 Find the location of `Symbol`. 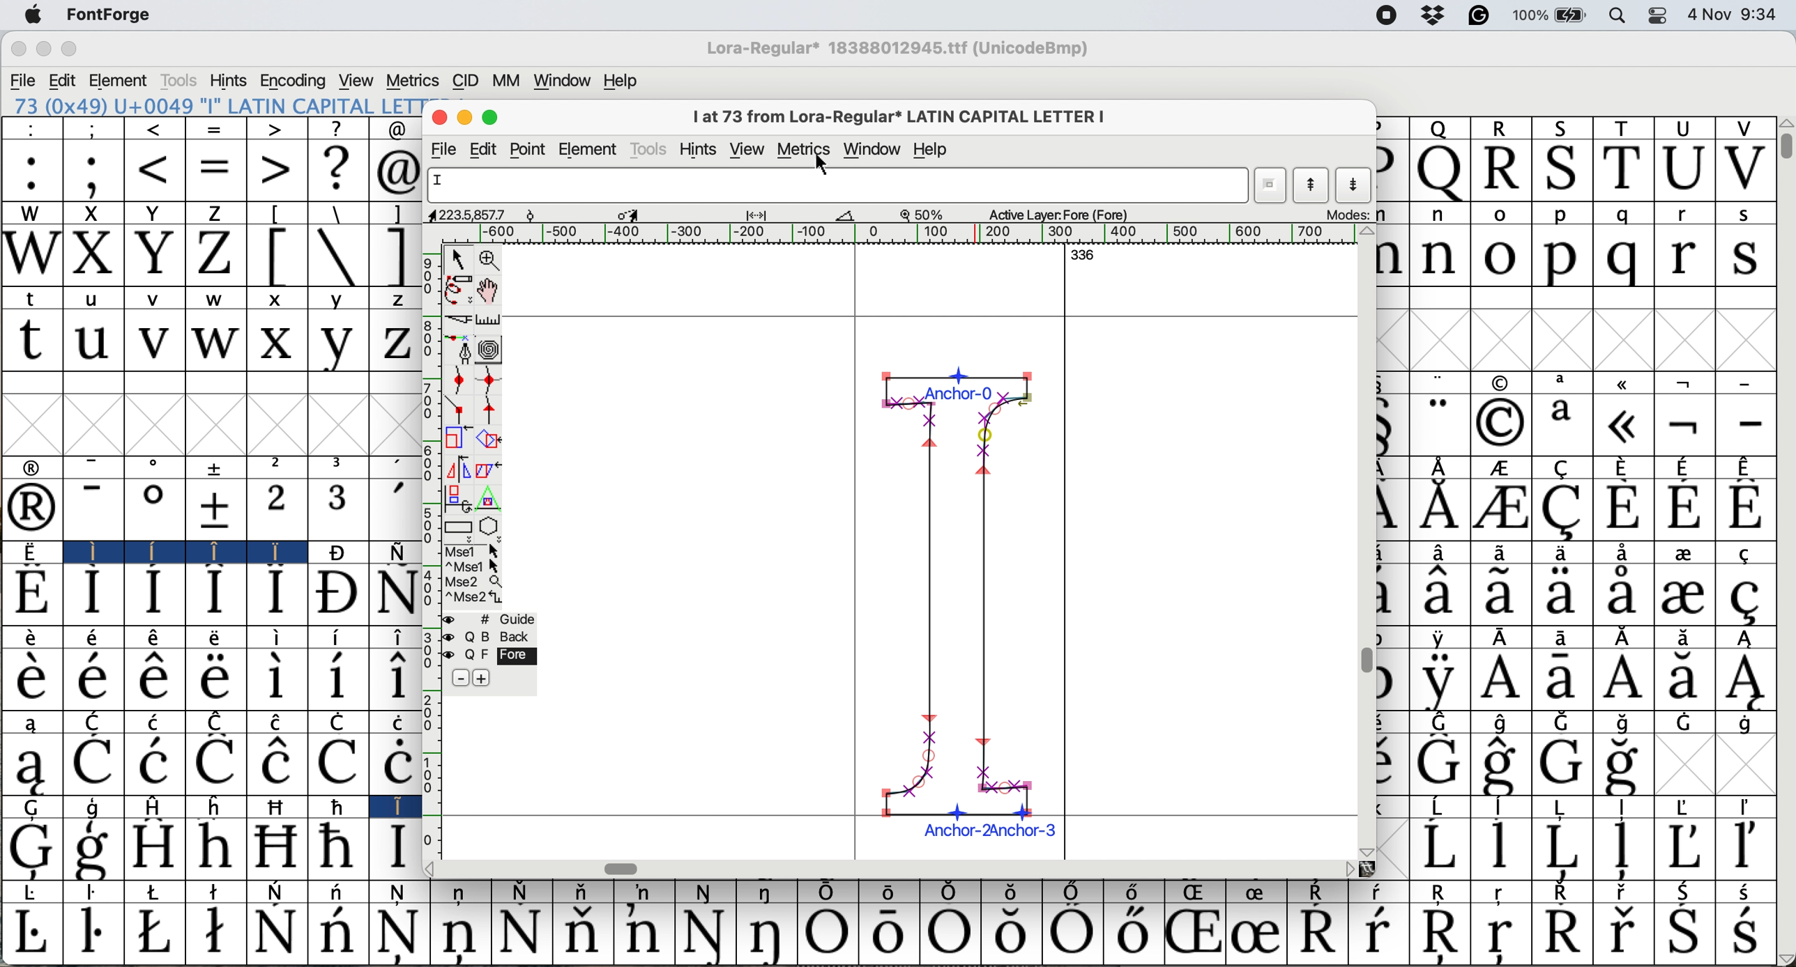

Symbol is located at coordinates (216, 890).